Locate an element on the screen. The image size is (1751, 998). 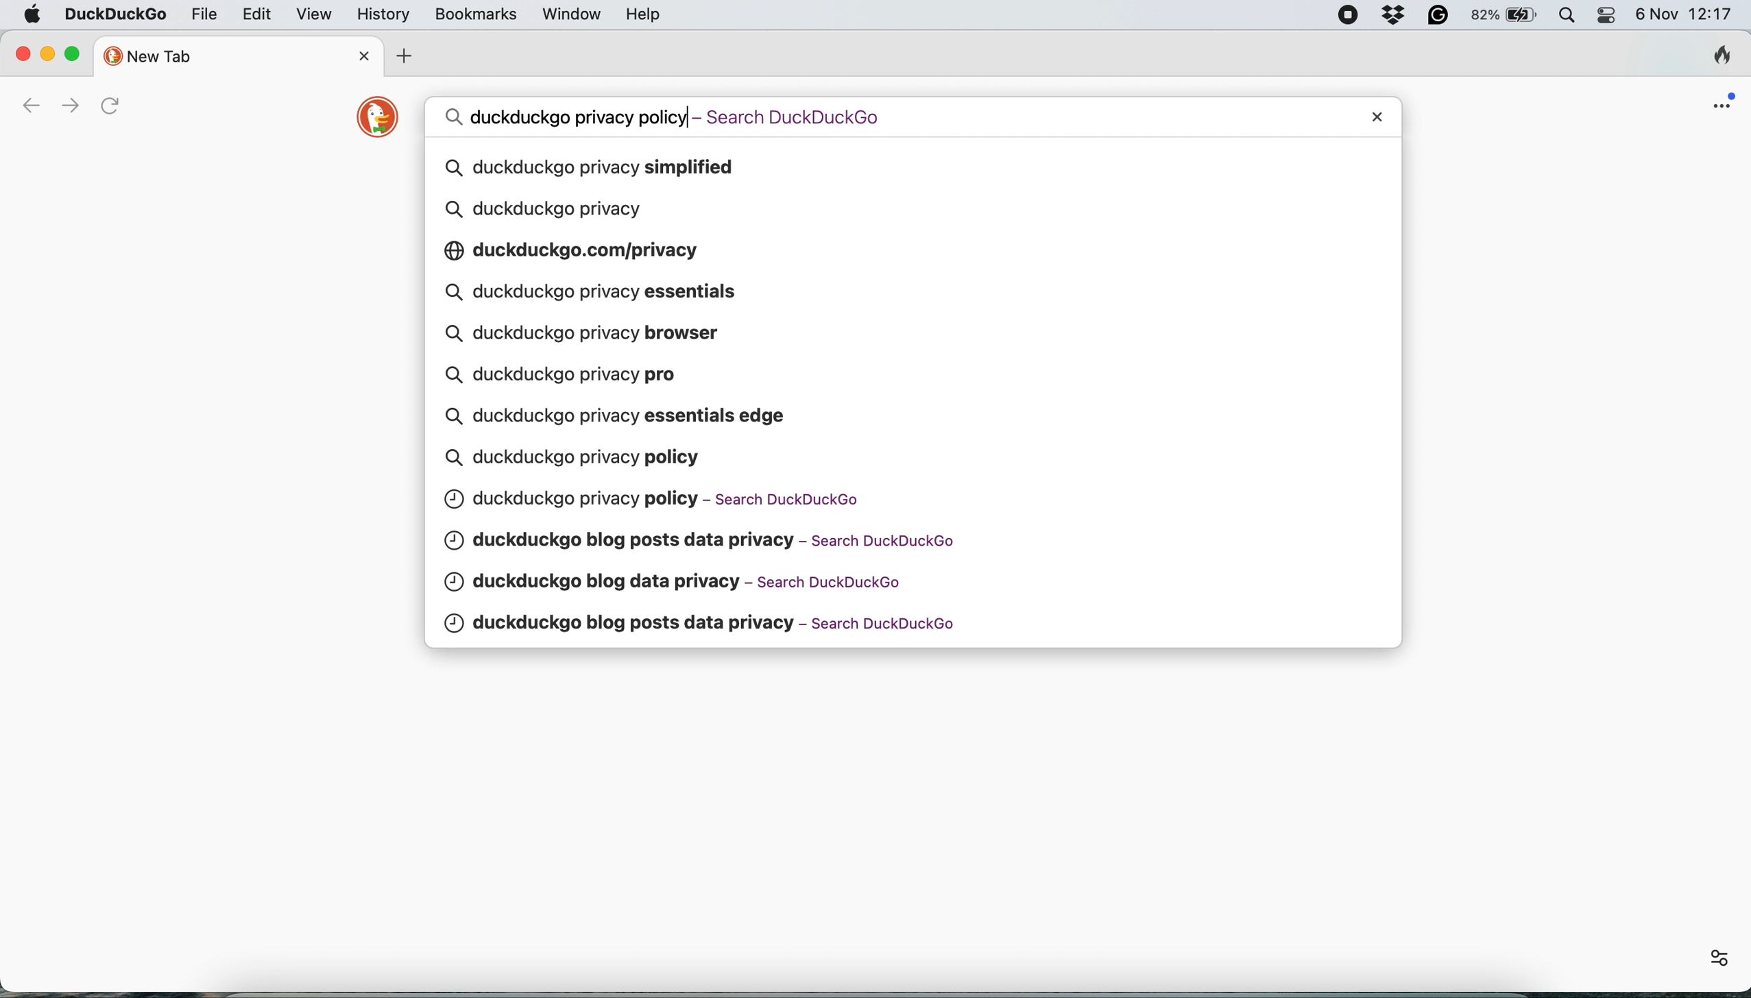
help is located at coordinates (642, 16).